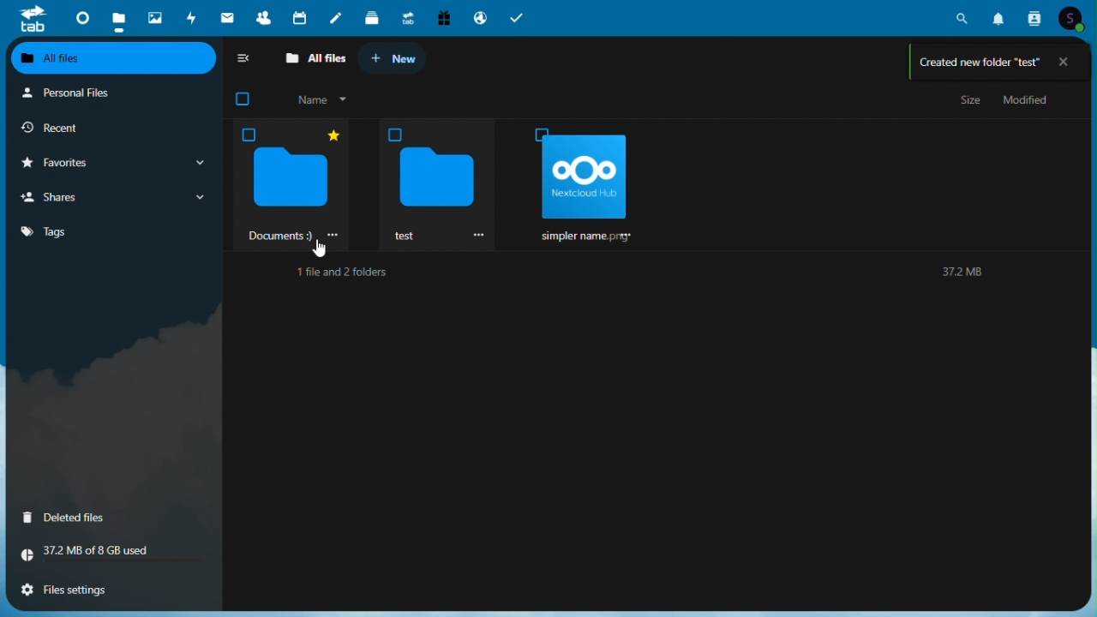 This screenshot has height=617, width=1097. I want to click on All files, so click(110, 57).